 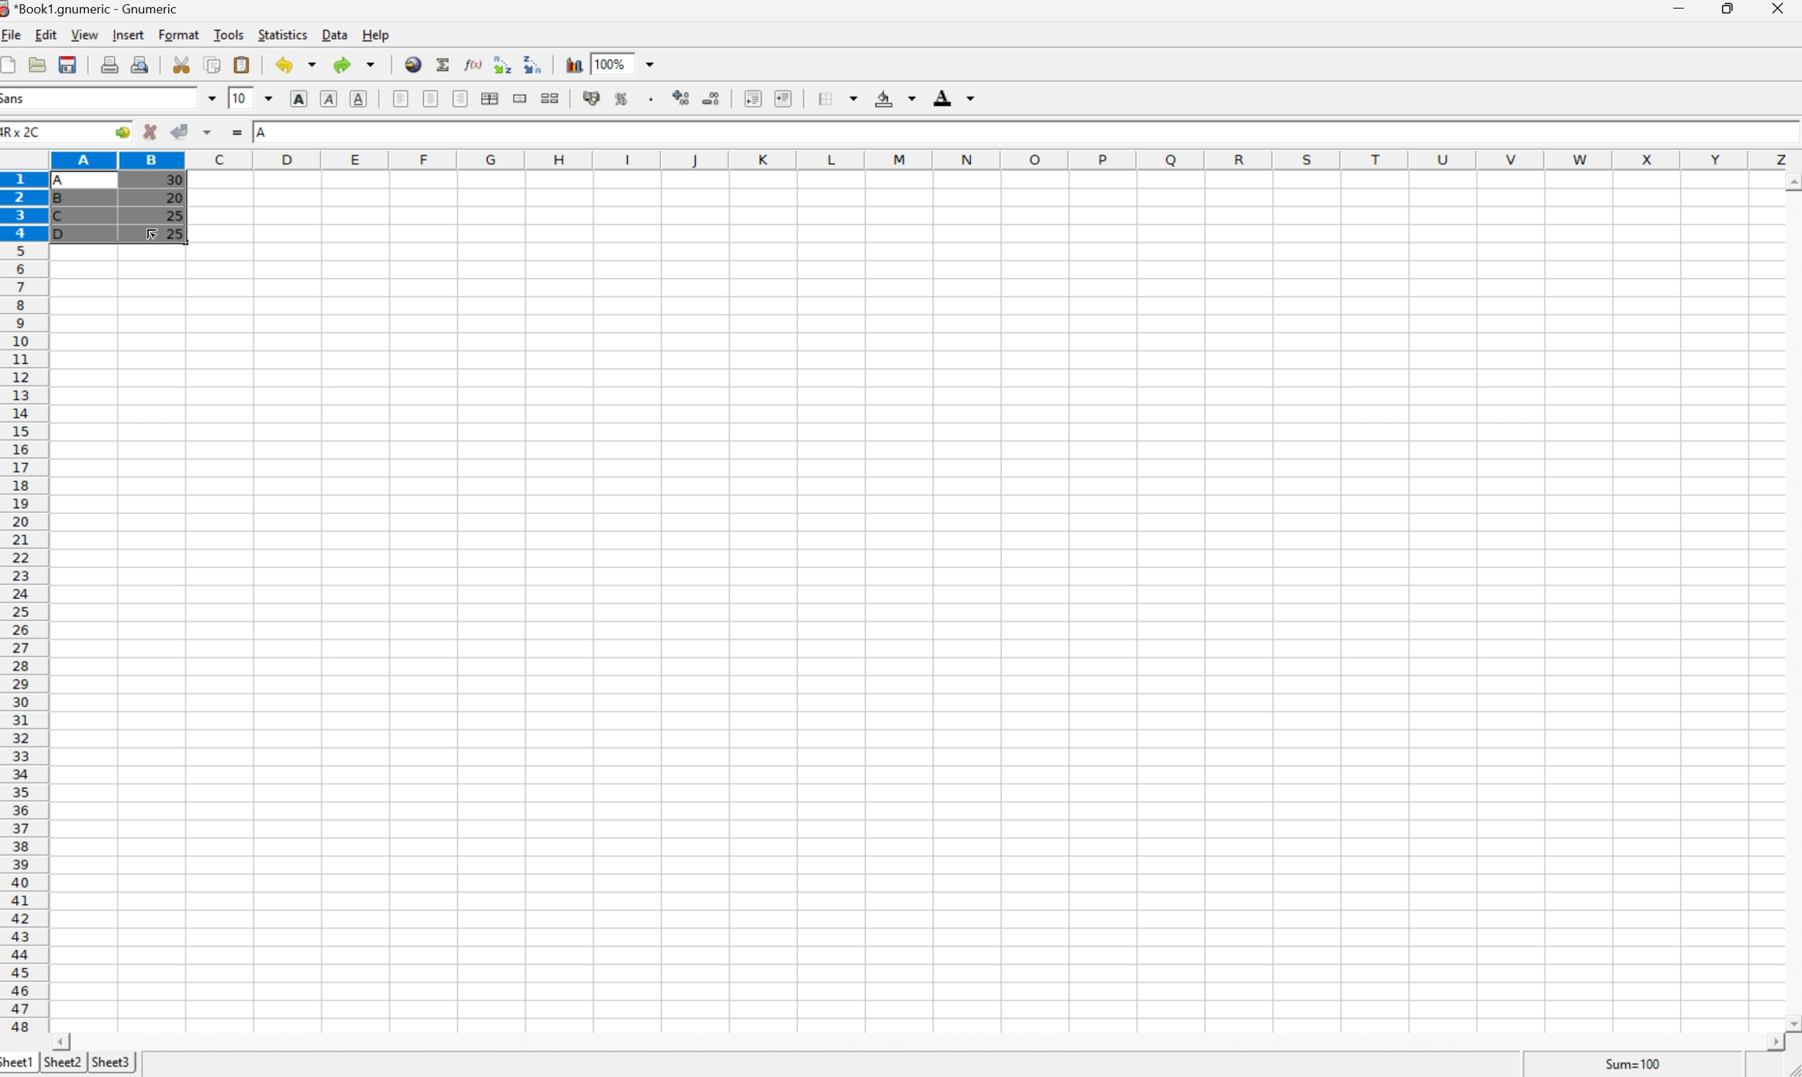 What do you see at coordinates (401, 100) in the screenshot?
I see `Align Left` at bounding box center [401, 100].